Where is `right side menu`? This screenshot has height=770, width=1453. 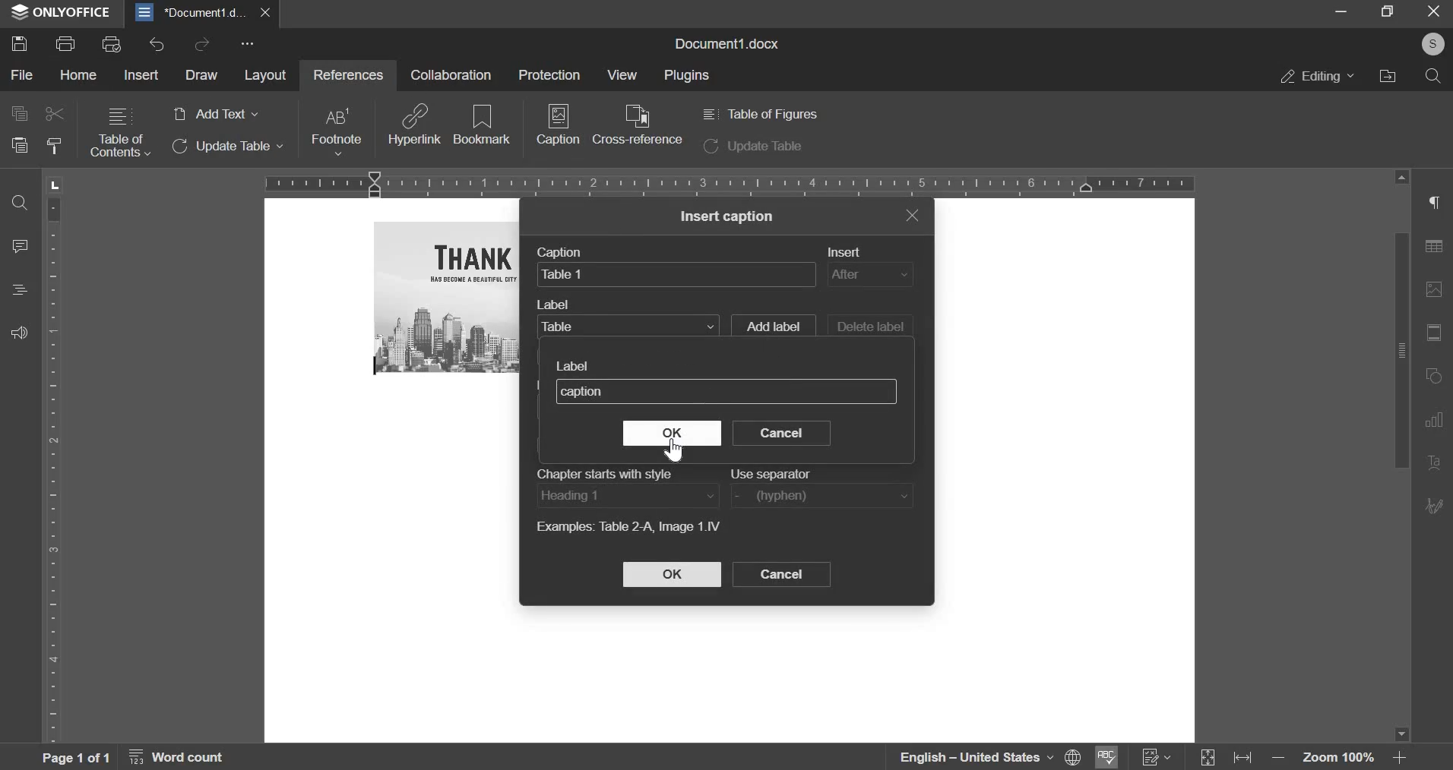 right side menu is located at coordinates (1436, 204).